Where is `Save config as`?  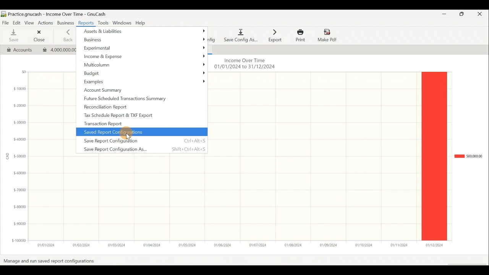
Save config as is located at coordinates (241, 34).